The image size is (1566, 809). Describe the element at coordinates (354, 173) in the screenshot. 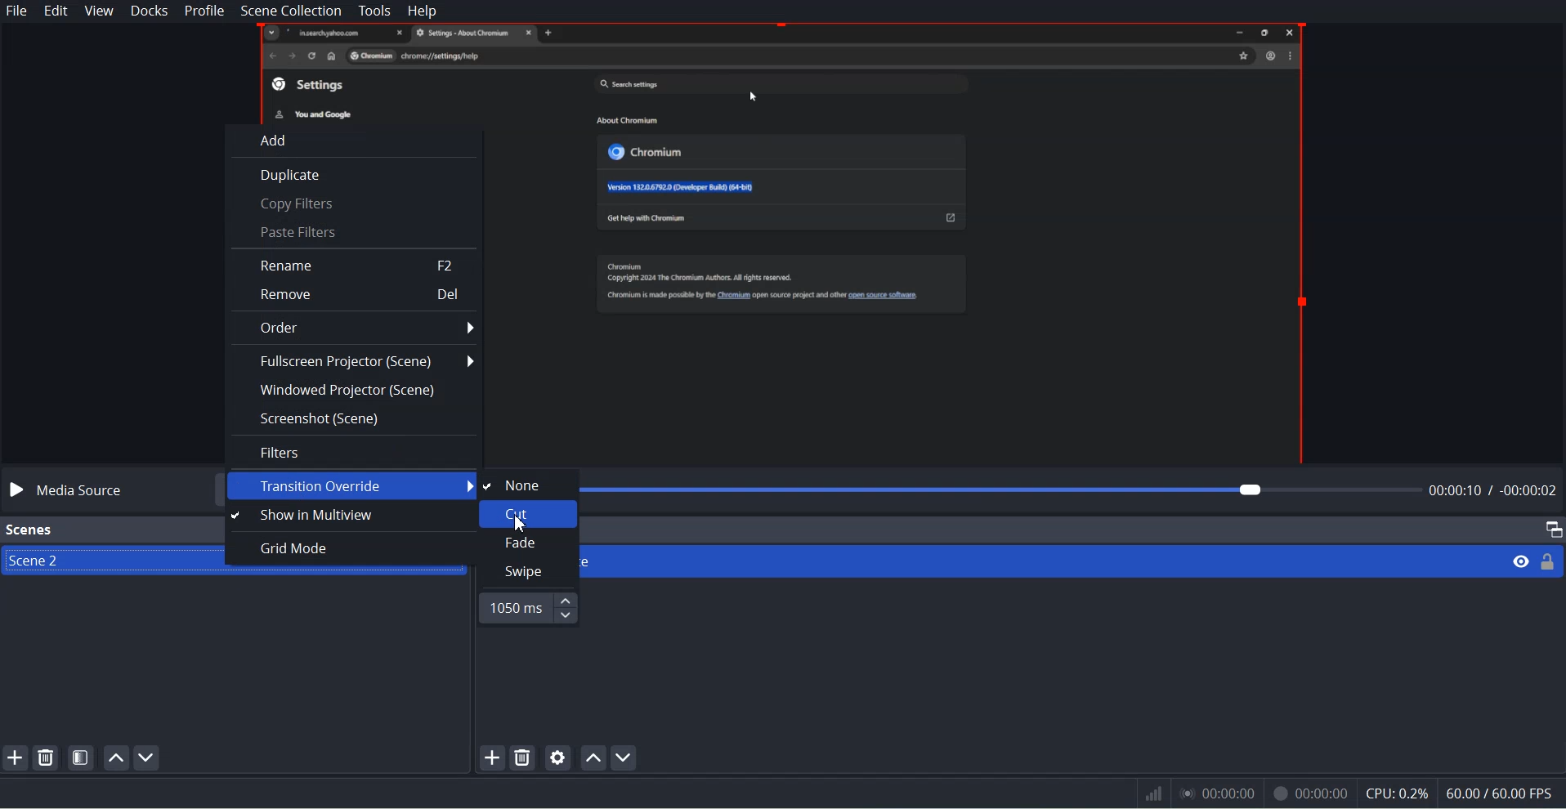

I see `Duplicates` at that location.